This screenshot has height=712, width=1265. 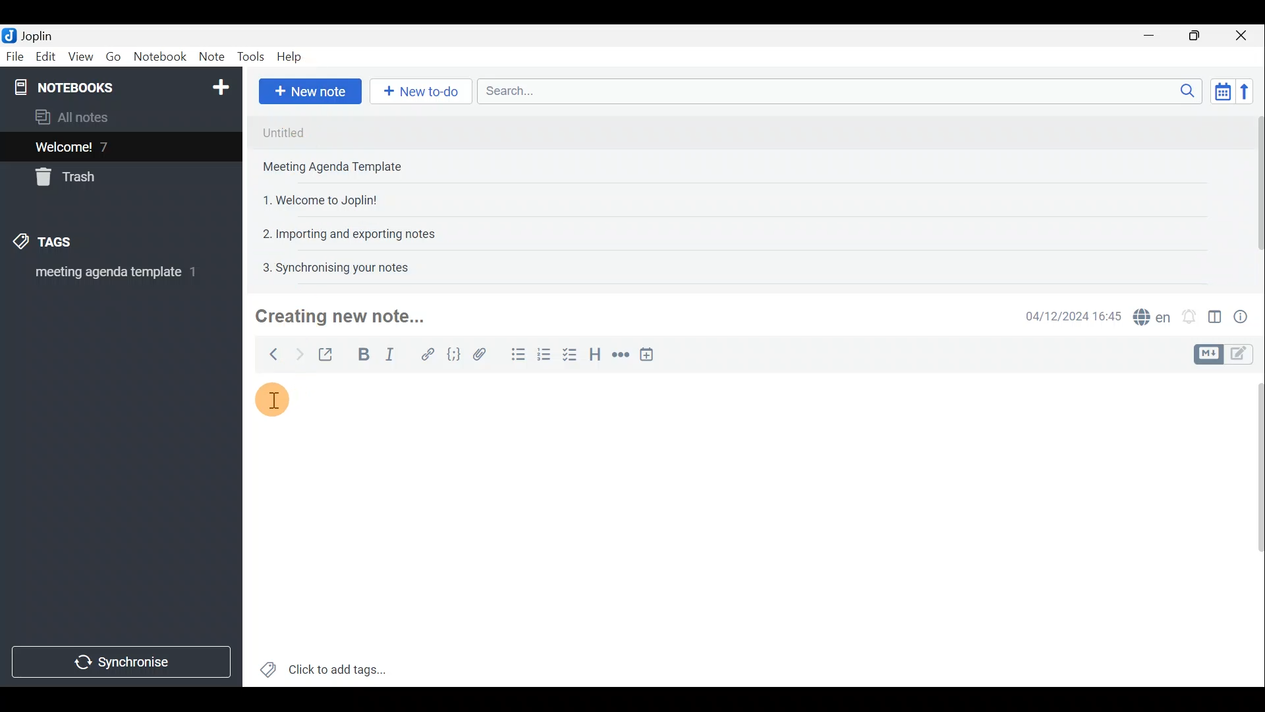 I want to click on Note 4, so click(x=342, y=231).